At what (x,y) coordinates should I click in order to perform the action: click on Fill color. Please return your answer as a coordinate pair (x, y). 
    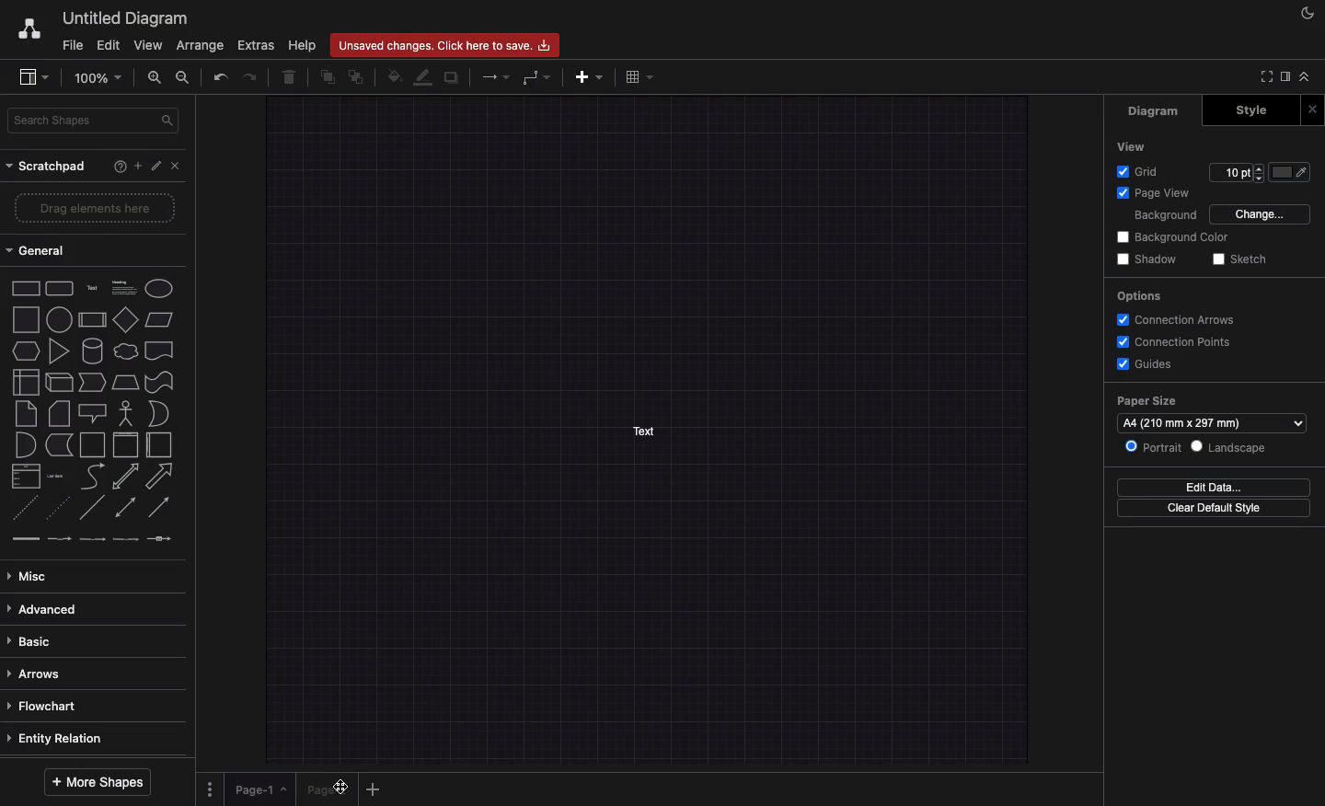
    Looking at the image, I should click on (1295, 172).